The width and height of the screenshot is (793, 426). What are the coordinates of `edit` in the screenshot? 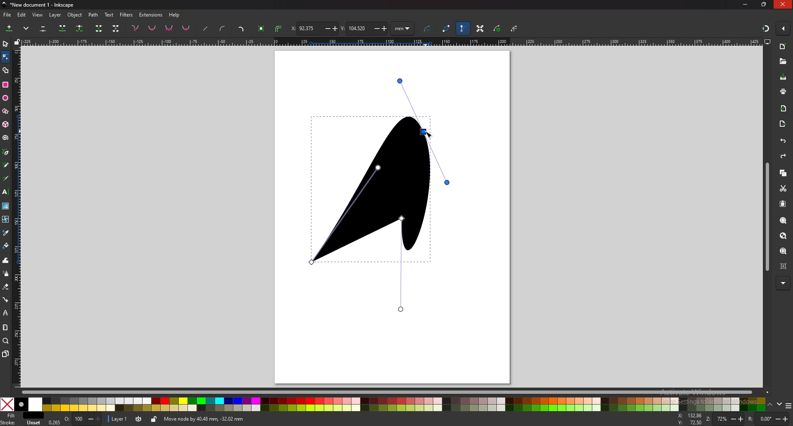 It's located at (22, 15).